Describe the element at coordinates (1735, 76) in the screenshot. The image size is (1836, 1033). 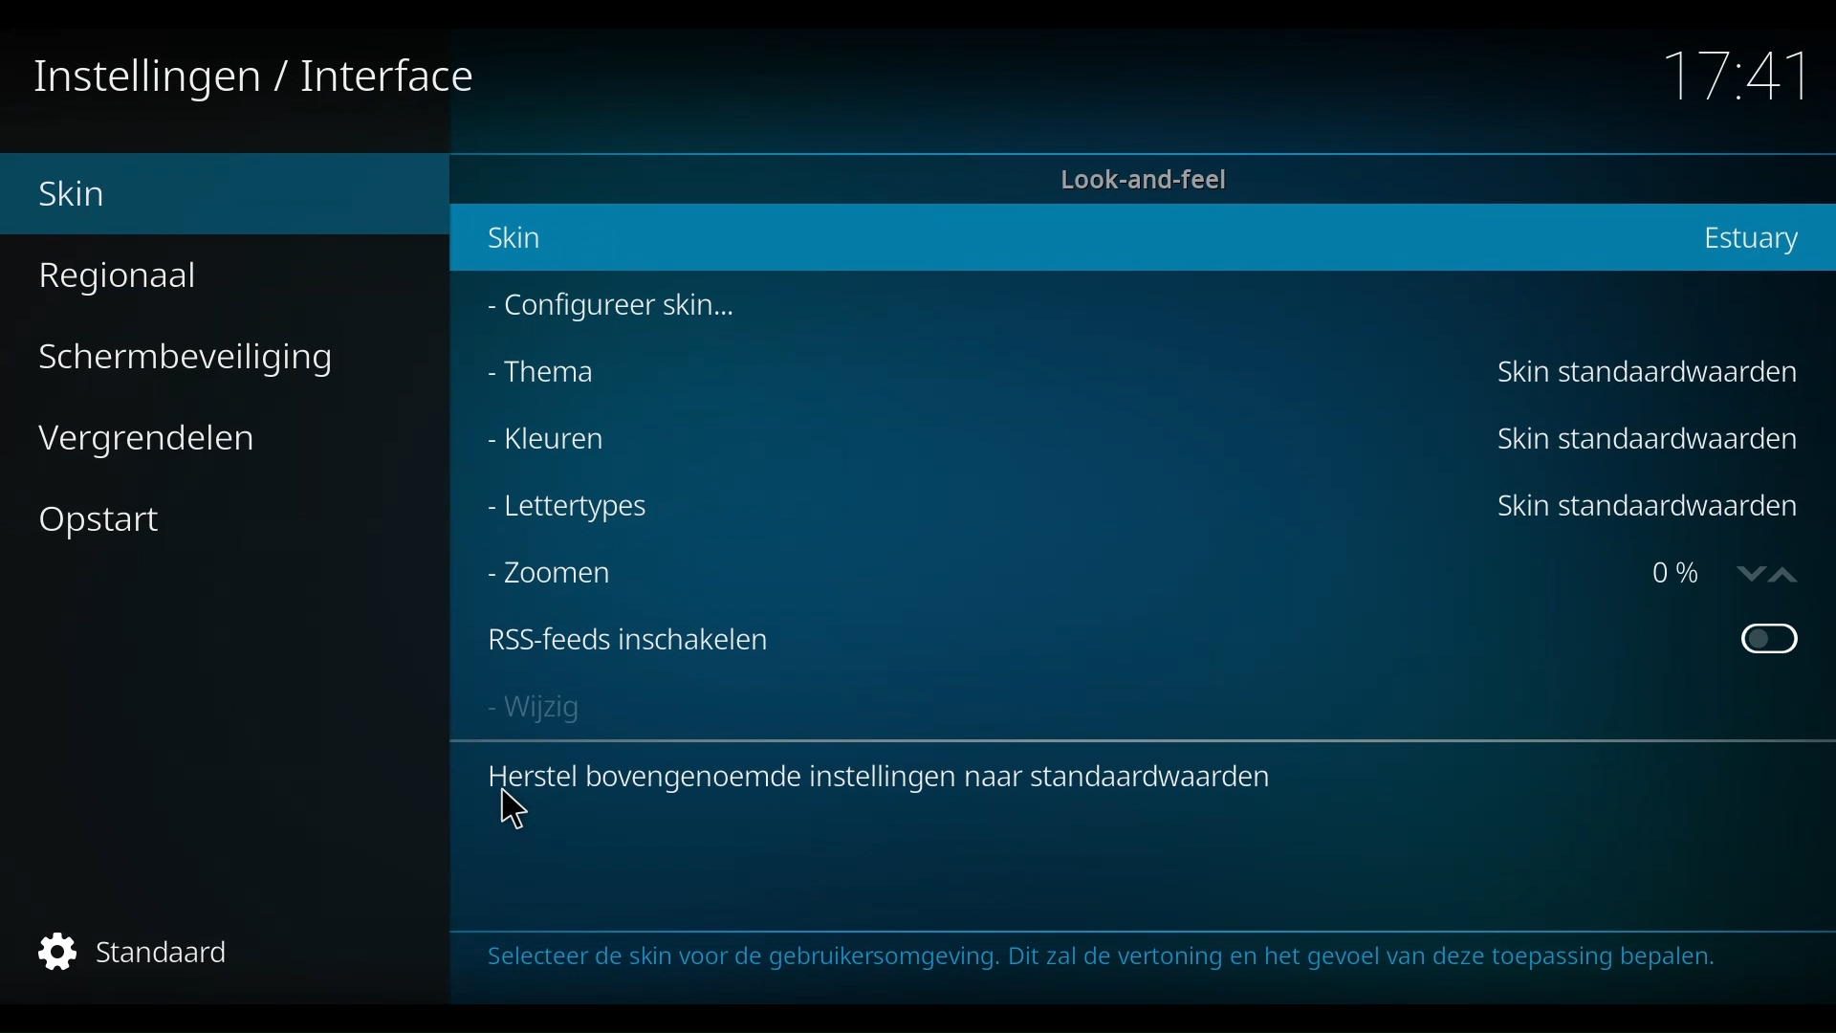
I see `Time` at that location.